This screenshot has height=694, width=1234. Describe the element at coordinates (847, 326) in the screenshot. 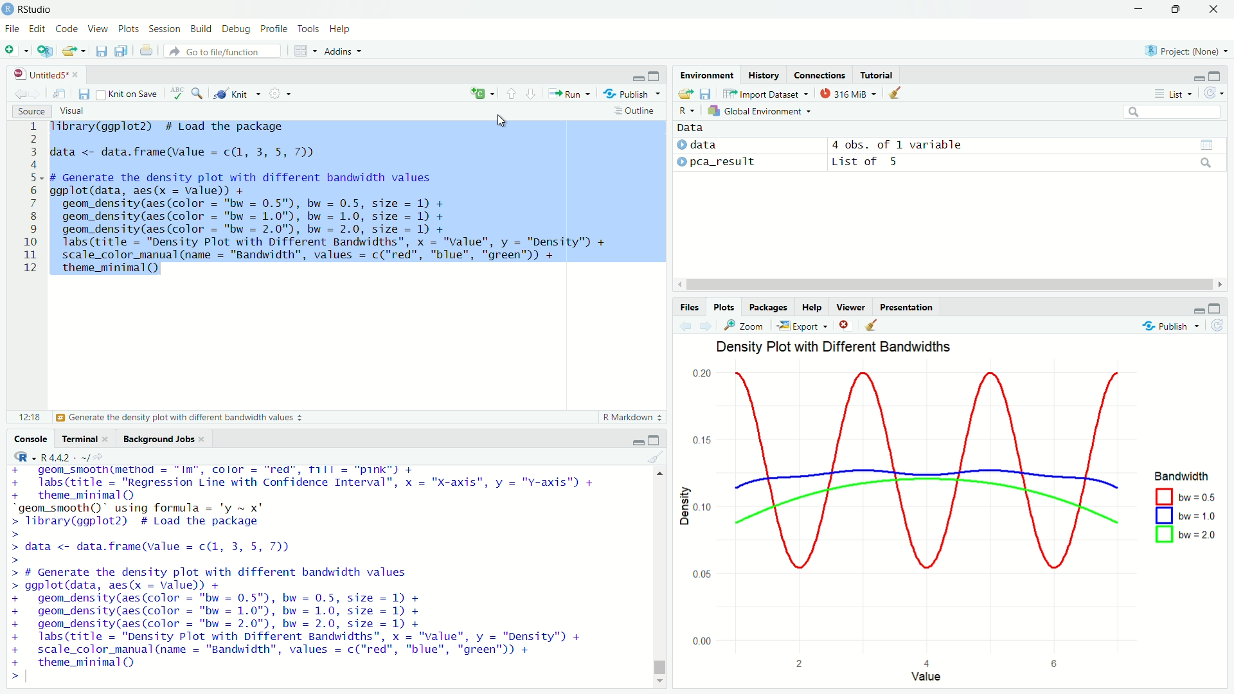

I see `Remove current plot` at that location.